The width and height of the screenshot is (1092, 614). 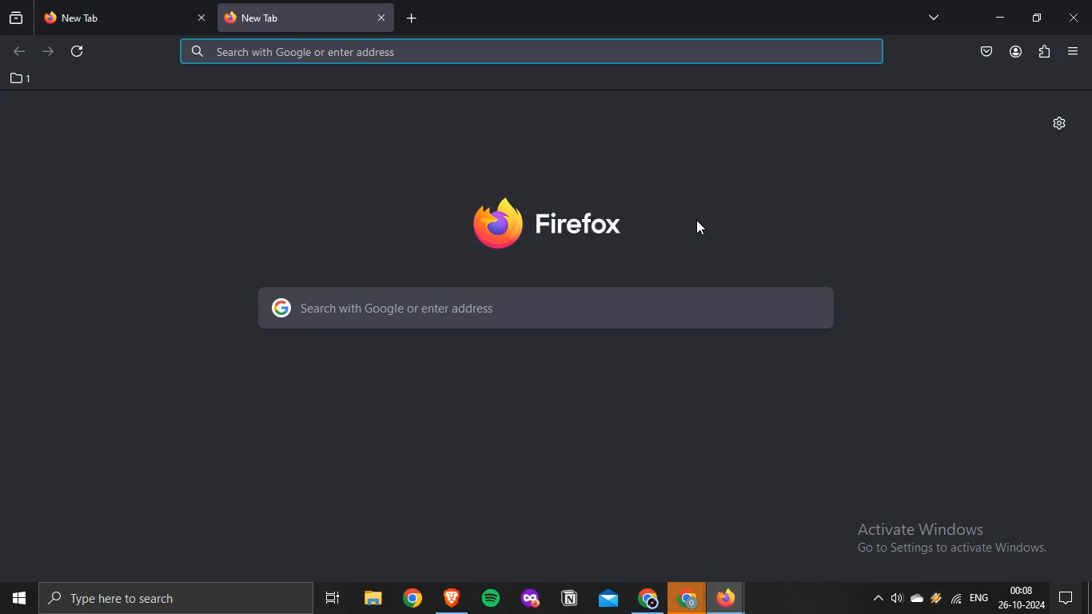 What do you see at coordinates (1045, 53) in the screenshot?
I see `extensions` at bounding box center [1045, 53].